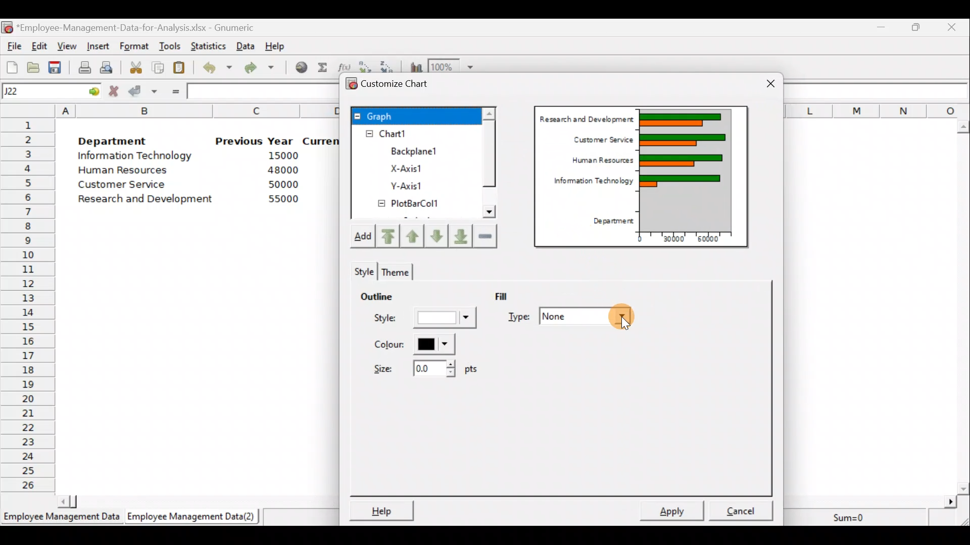 Image resolution: width=970 pixels, height=545 pixels. Describe the element at coordinates (741, 508) in the screenshot. I see `Cancel` at that location.